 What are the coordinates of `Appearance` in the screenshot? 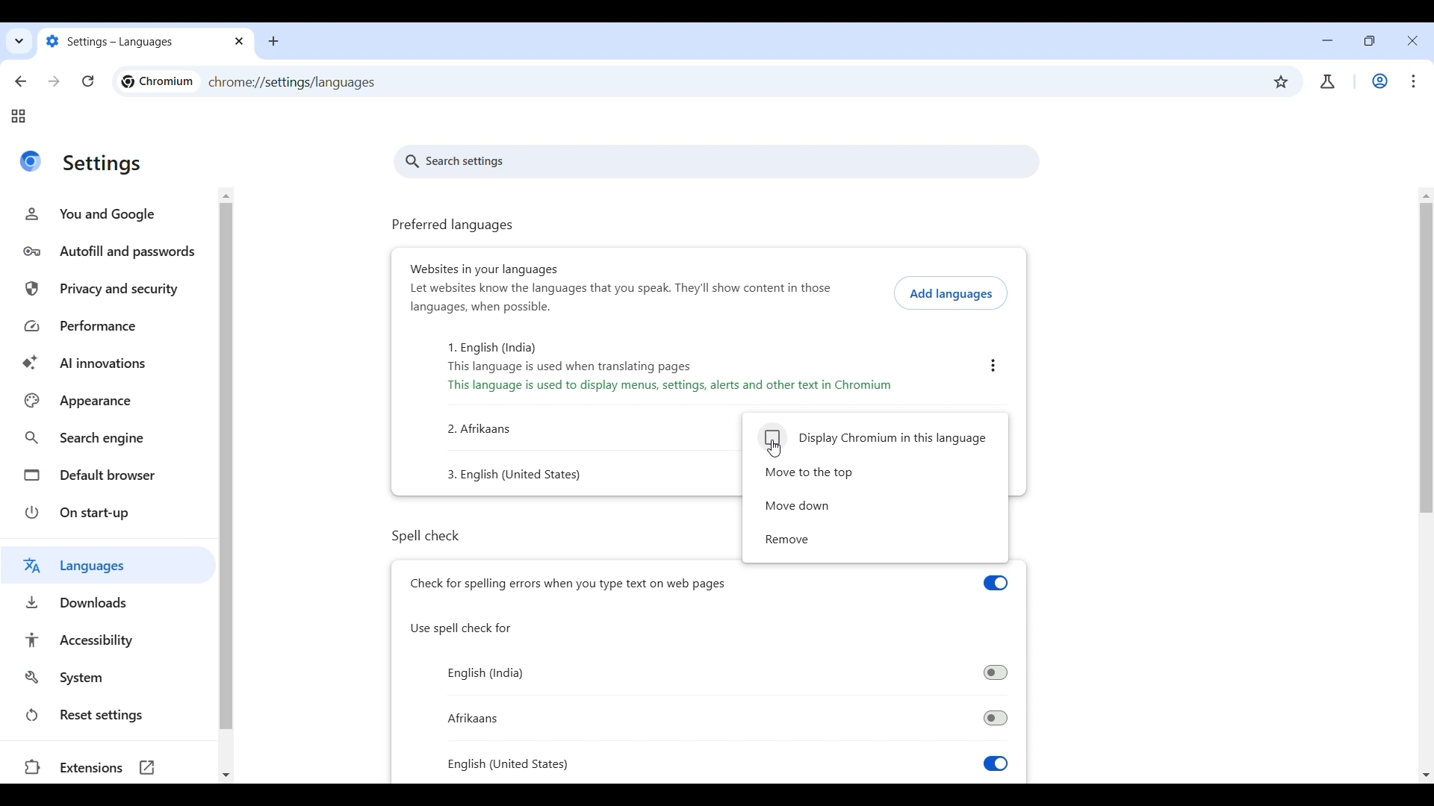 It's located at (110, 400).